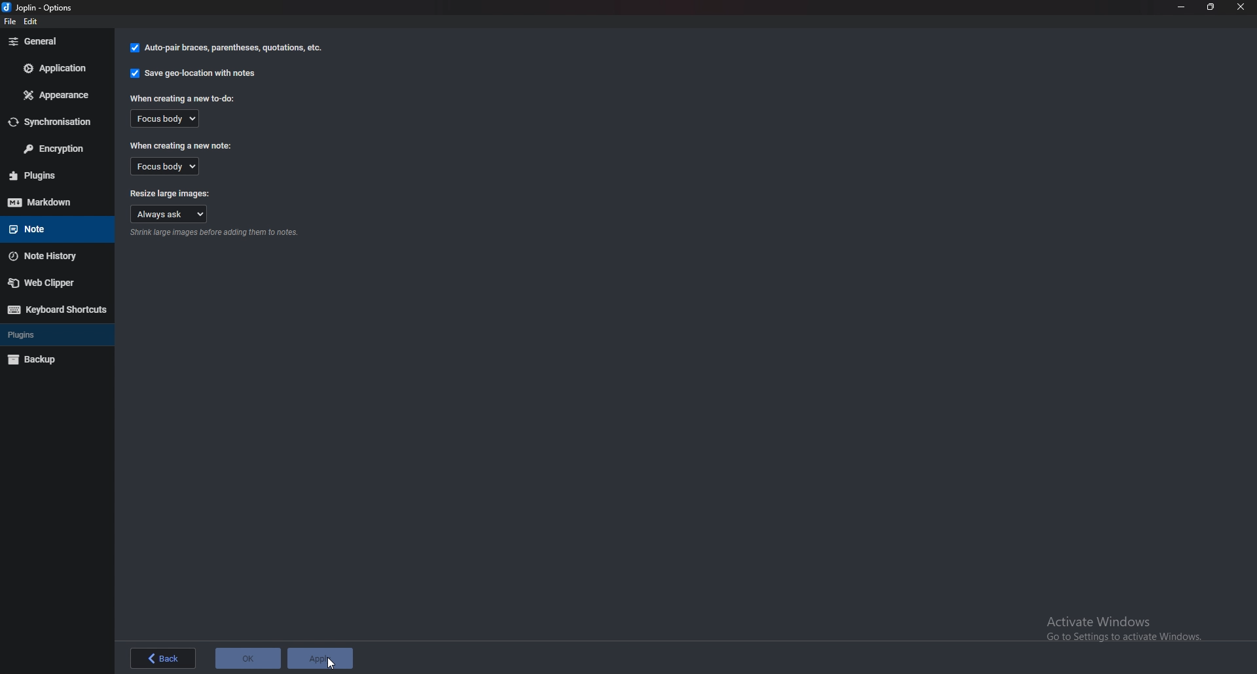 This screenshot has height=674, width=1257. What do you see at coordinates (185, 98) in the screenshot?
I see `When creating a new to do` at bounding box center [185, 98].